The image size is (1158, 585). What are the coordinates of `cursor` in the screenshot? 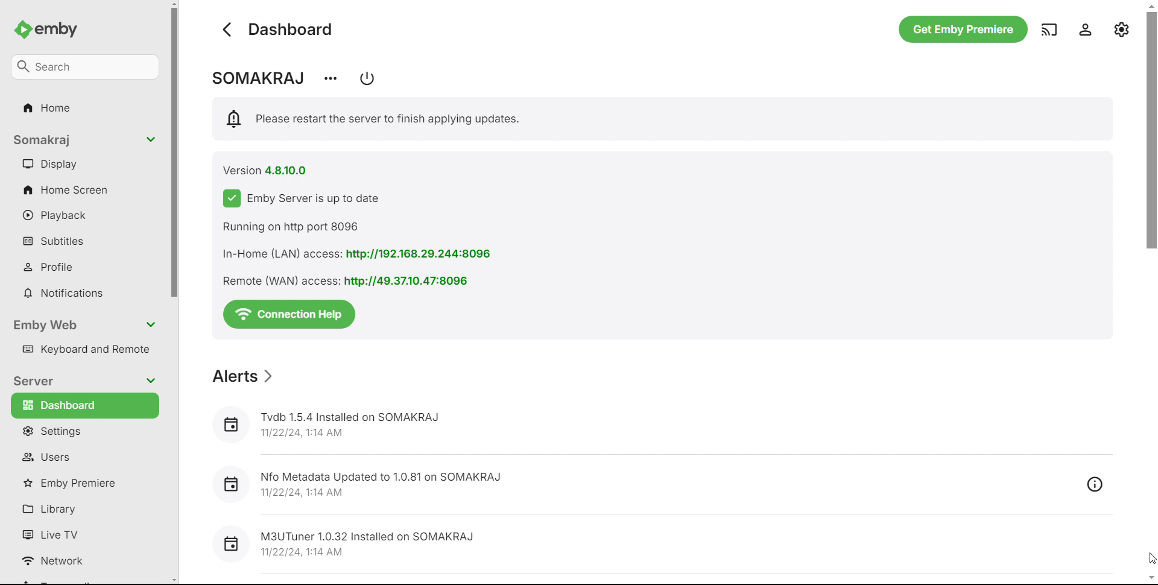 It's located at (1151, 558).